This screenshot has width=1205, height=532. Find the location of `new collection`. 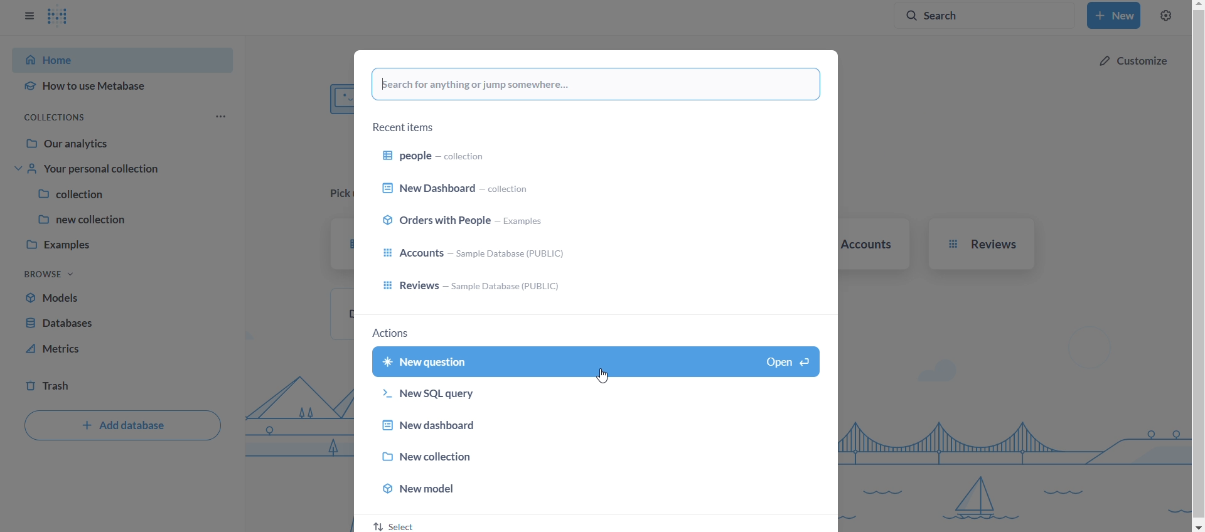

new collection is located at coordinates (592, 459).